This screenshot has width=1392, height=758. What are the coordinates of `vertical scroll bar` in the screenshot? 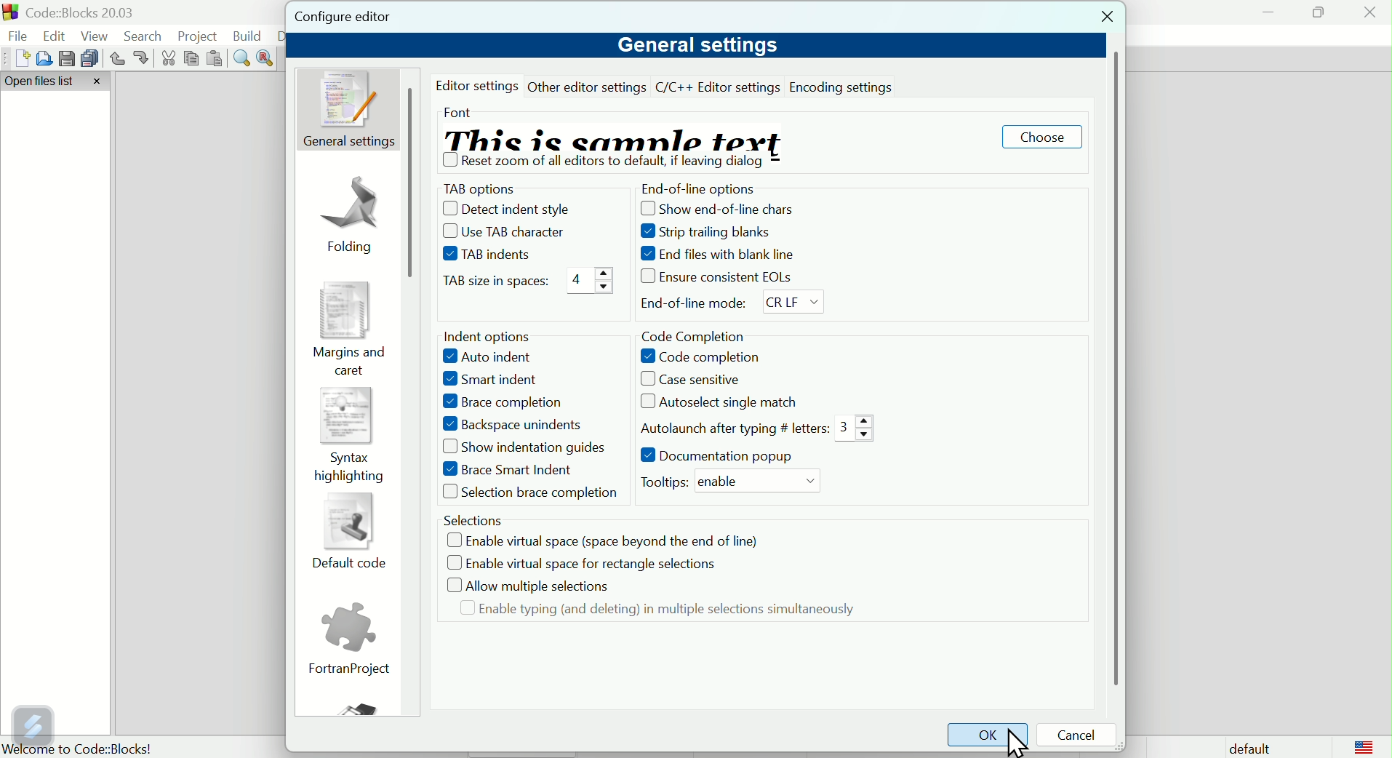 It's located at (415, 186).